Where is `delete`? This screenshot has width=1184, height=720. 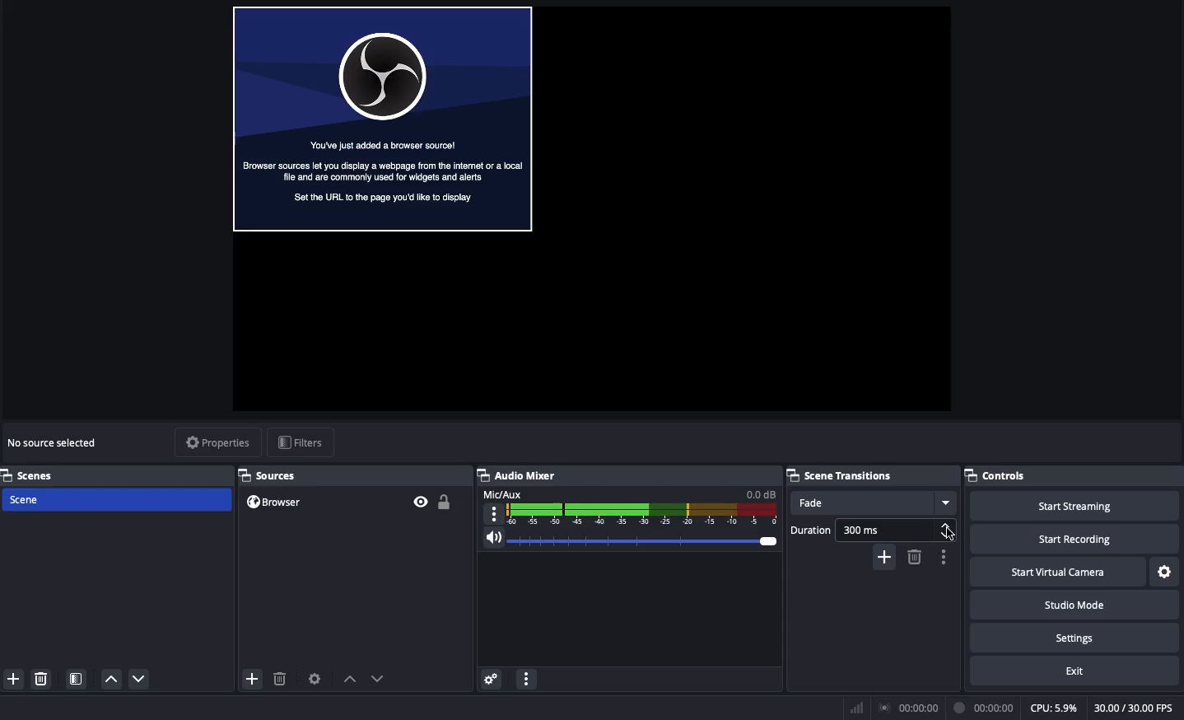 delete is located at coordinates (917, 559).